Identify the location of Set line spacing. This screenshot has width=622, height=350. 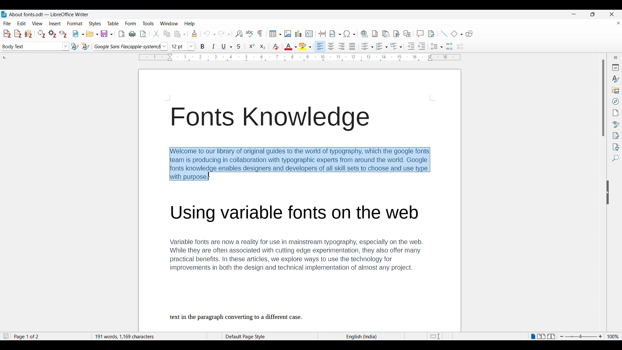
(437, 46).